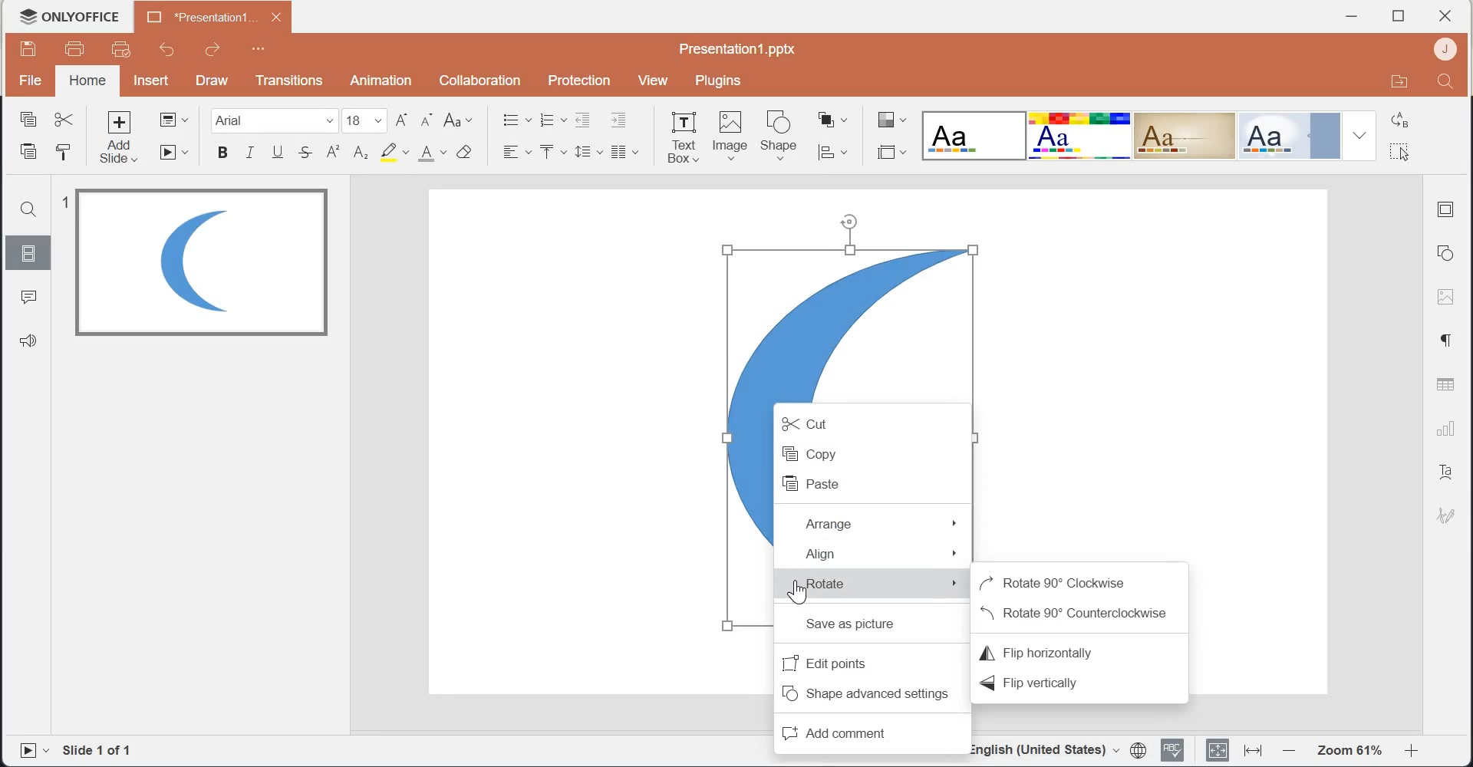 Image resolution: width=1473 pixels, height=767 pixels. I want to click on Insert, so click(153, 80).